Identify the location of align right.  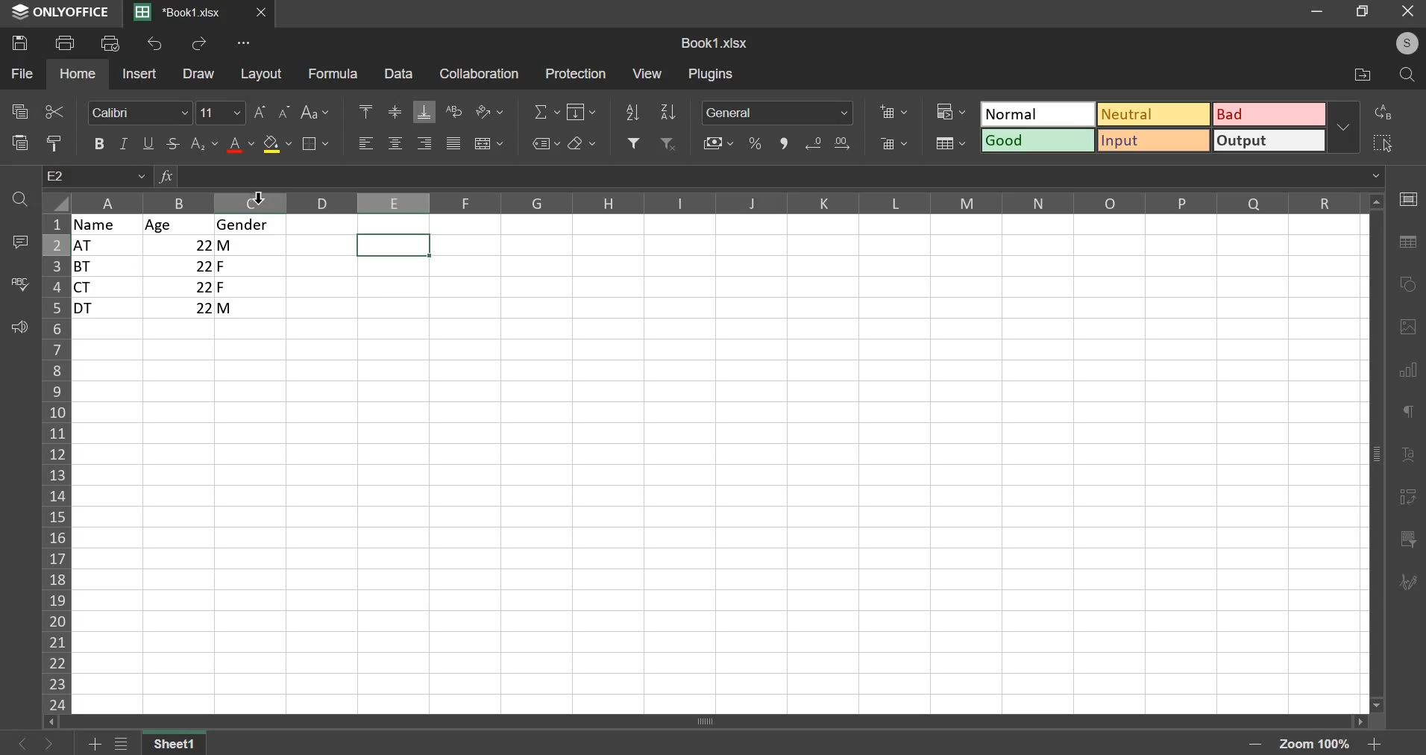
(424, 143).